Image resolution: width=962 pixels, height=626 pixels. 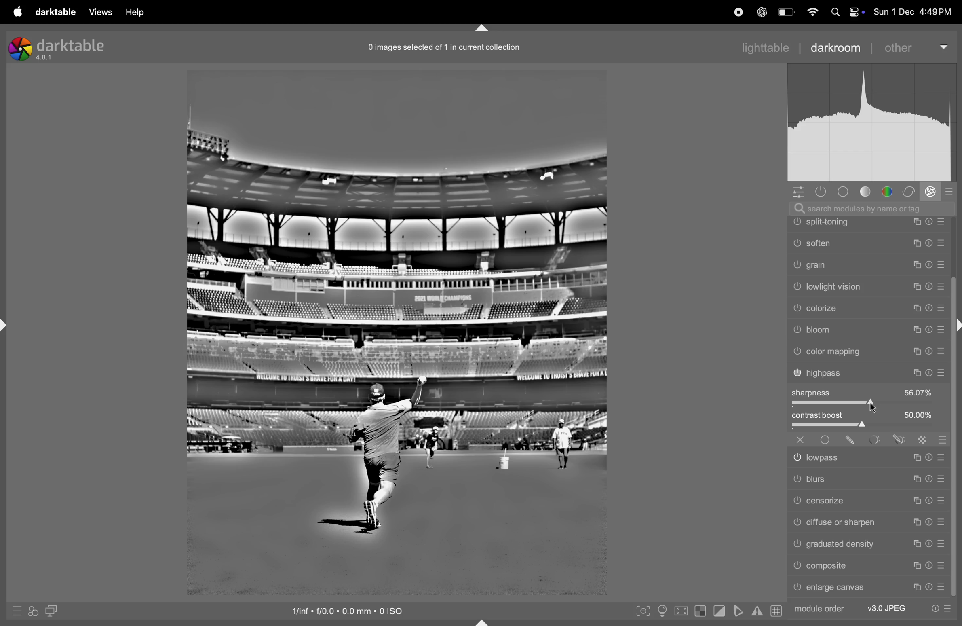 What do you see at coordinates (737, 611) in the screenshot?
I see `toggle softproffing` at bounding box center [737, 611].